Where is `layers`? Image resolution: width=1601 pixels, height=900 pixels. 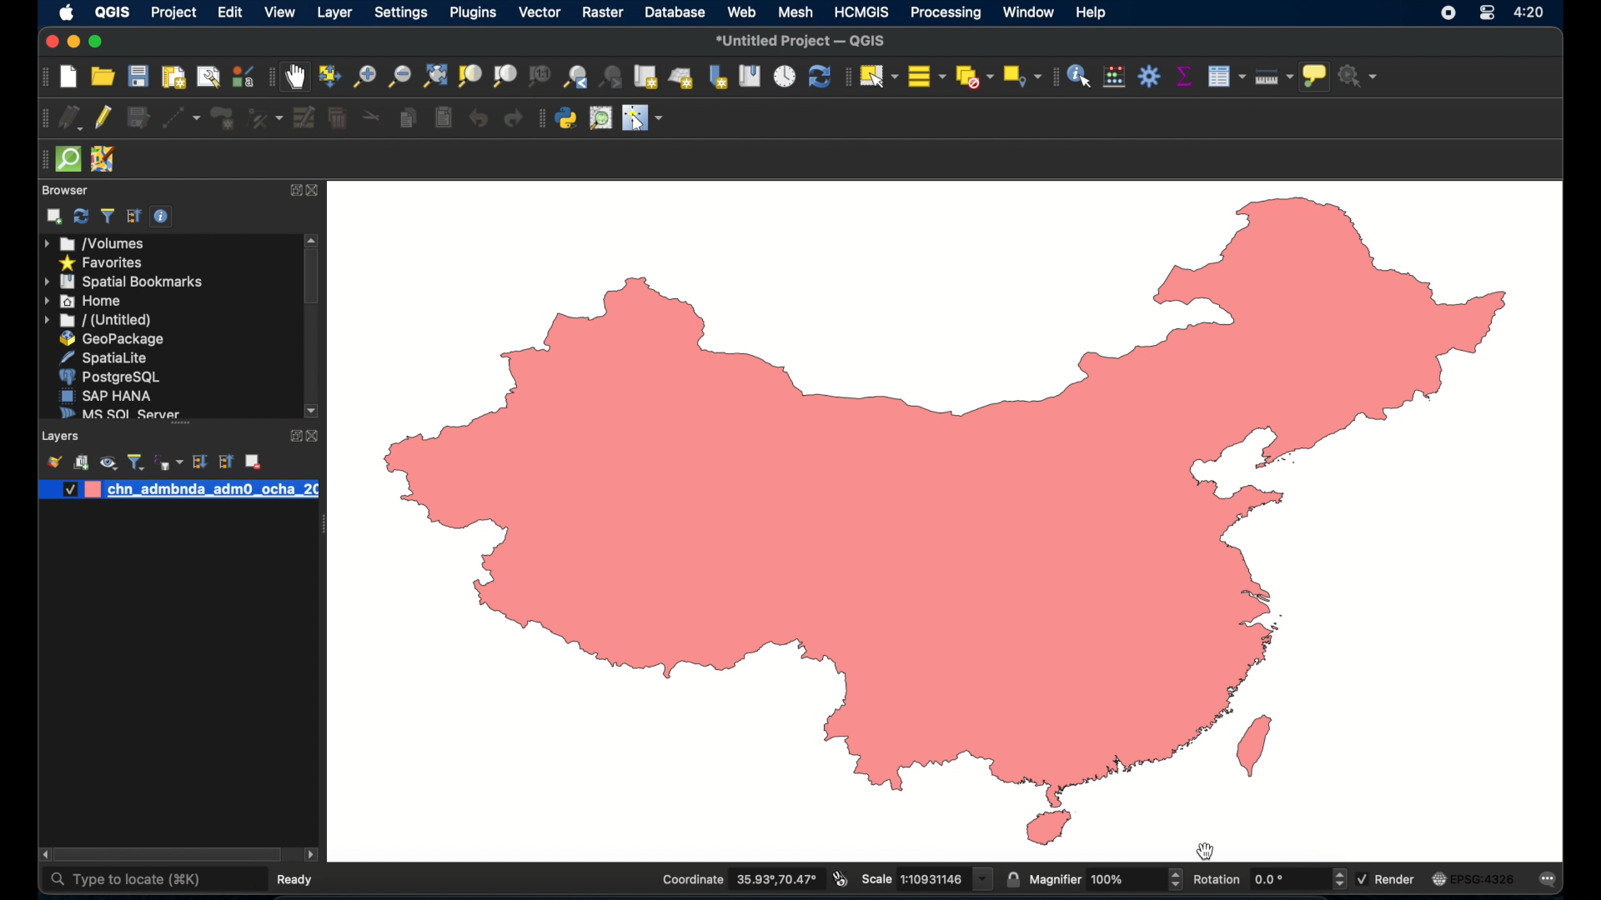 layers is located at coordinates (63, 437).